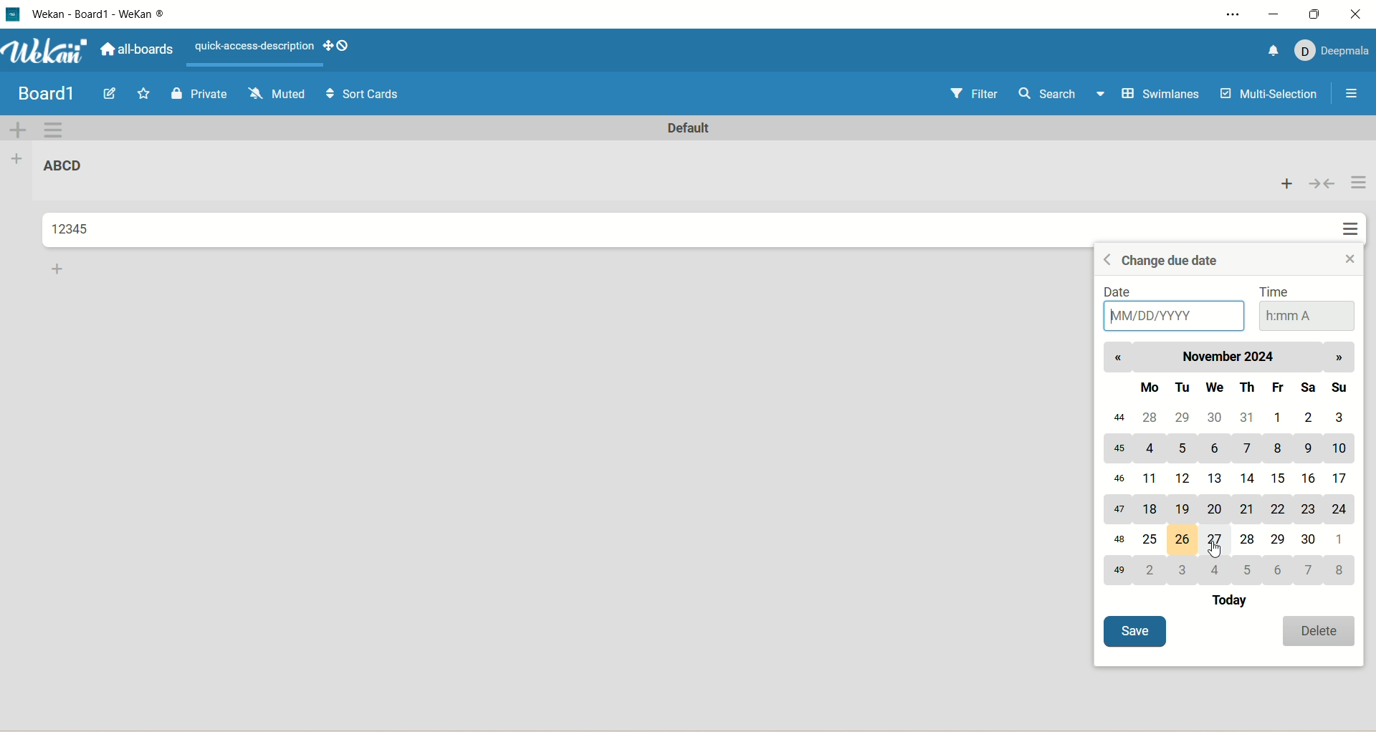 The width and height of the screenshot is (1376, 732). Describe the element at coordinates (1169, 307) in the screenshot. I see `date` at that location.